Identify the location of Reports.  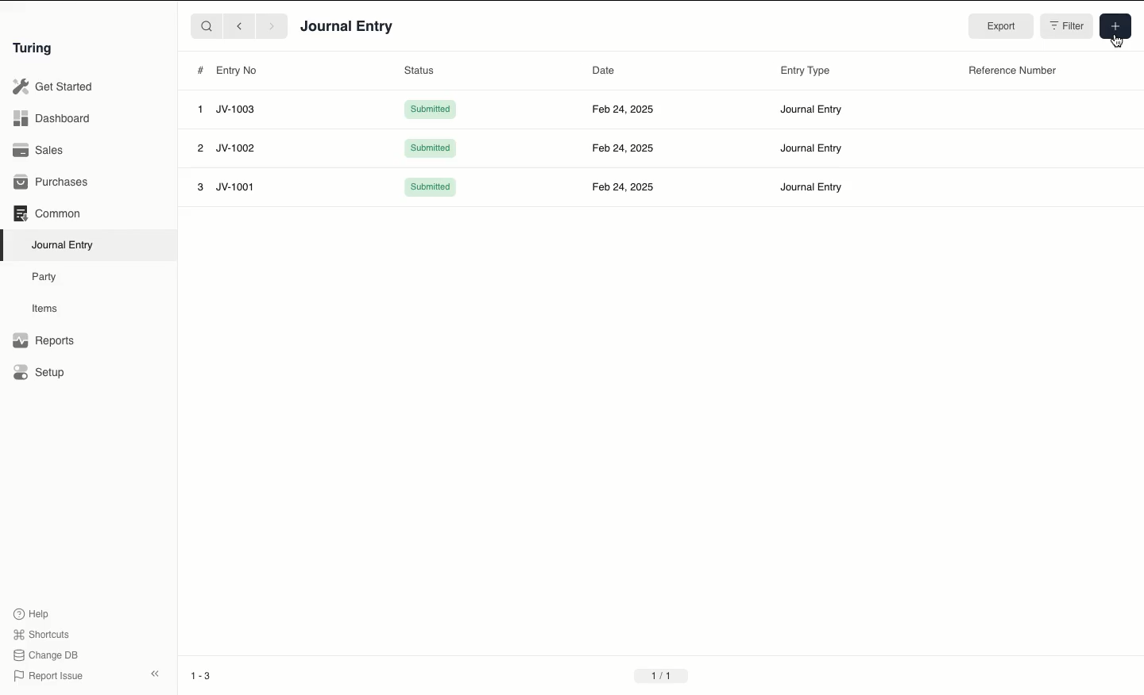
(44, 340).